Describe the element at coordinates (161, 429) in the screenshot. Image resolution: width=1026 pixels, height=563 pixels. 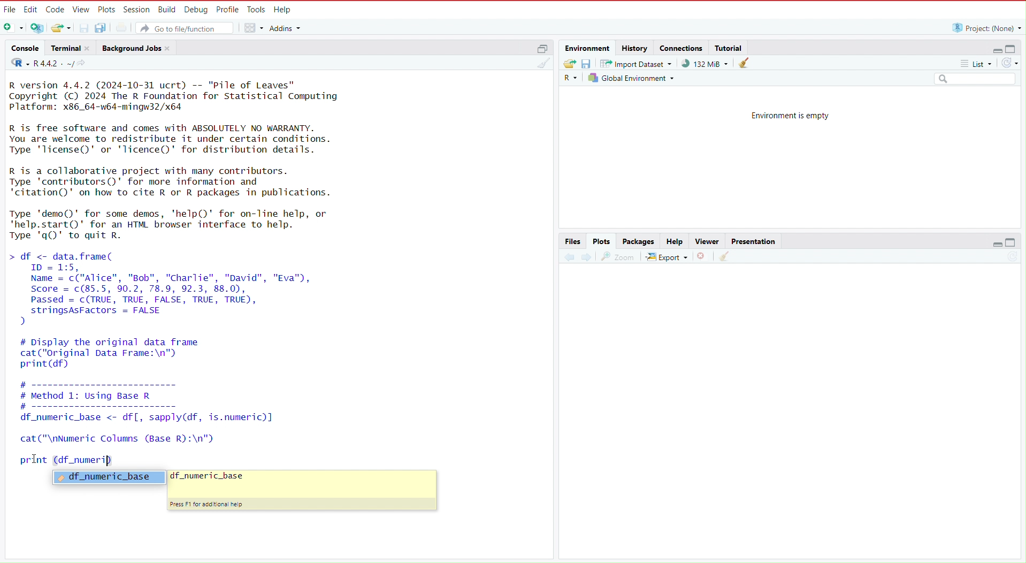
I see `df _numeric_base <- df[, sapply(df, is.numeric)]
cat ("\nNumeric Columns (Base R):\n")` at that location.